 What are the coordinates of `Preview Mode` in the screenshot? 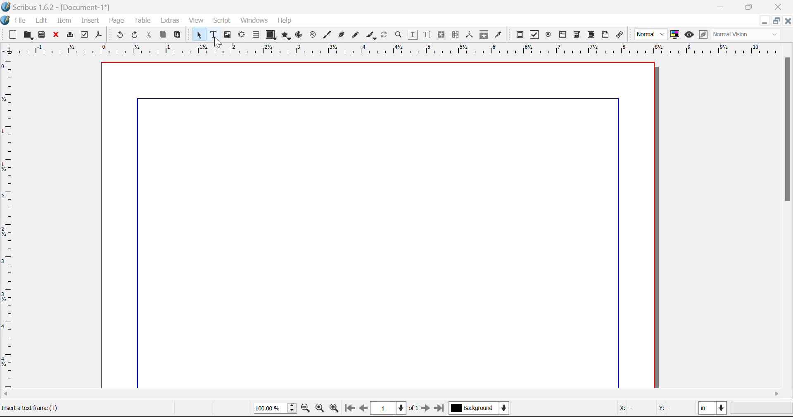 It's located at (651, 35).